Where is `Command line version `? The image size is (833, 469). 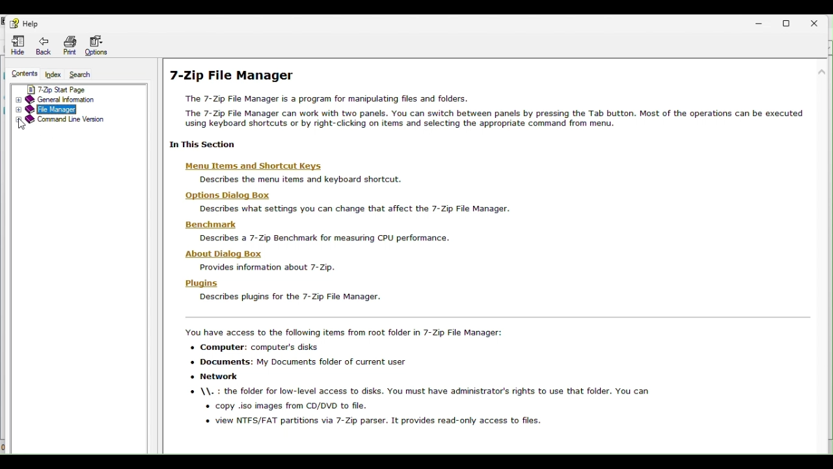
Command line version  is located at coordinates (67, 122).